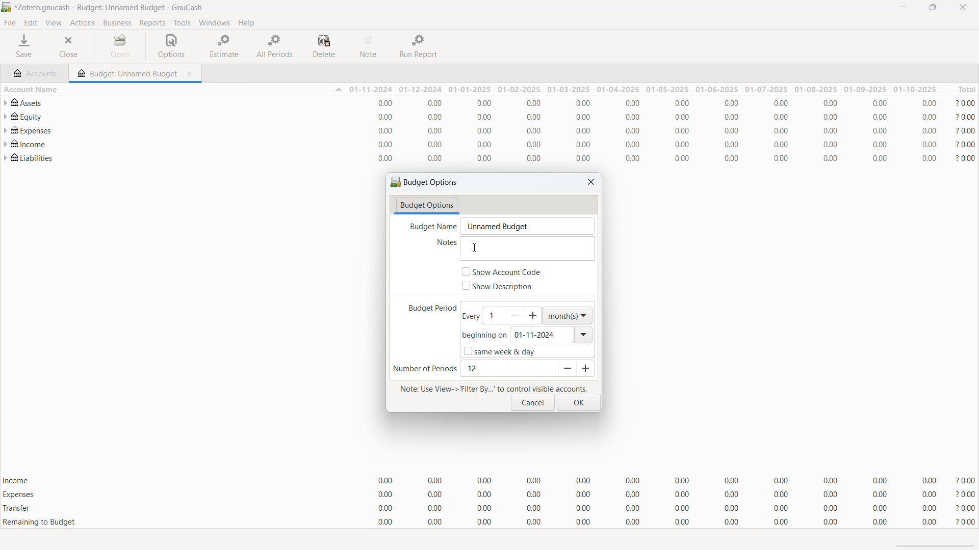 This screenshot has width=979, height=550. Describe the element at coordinates (171, 46) in the screenshot. I see `options` at that location.